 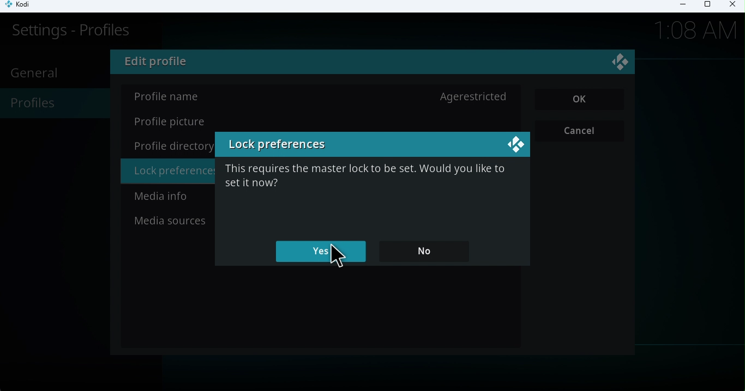 What do you see at coordinates (363, 181) in the screenshot?
I see `Note` at bounding box center [363, 181].